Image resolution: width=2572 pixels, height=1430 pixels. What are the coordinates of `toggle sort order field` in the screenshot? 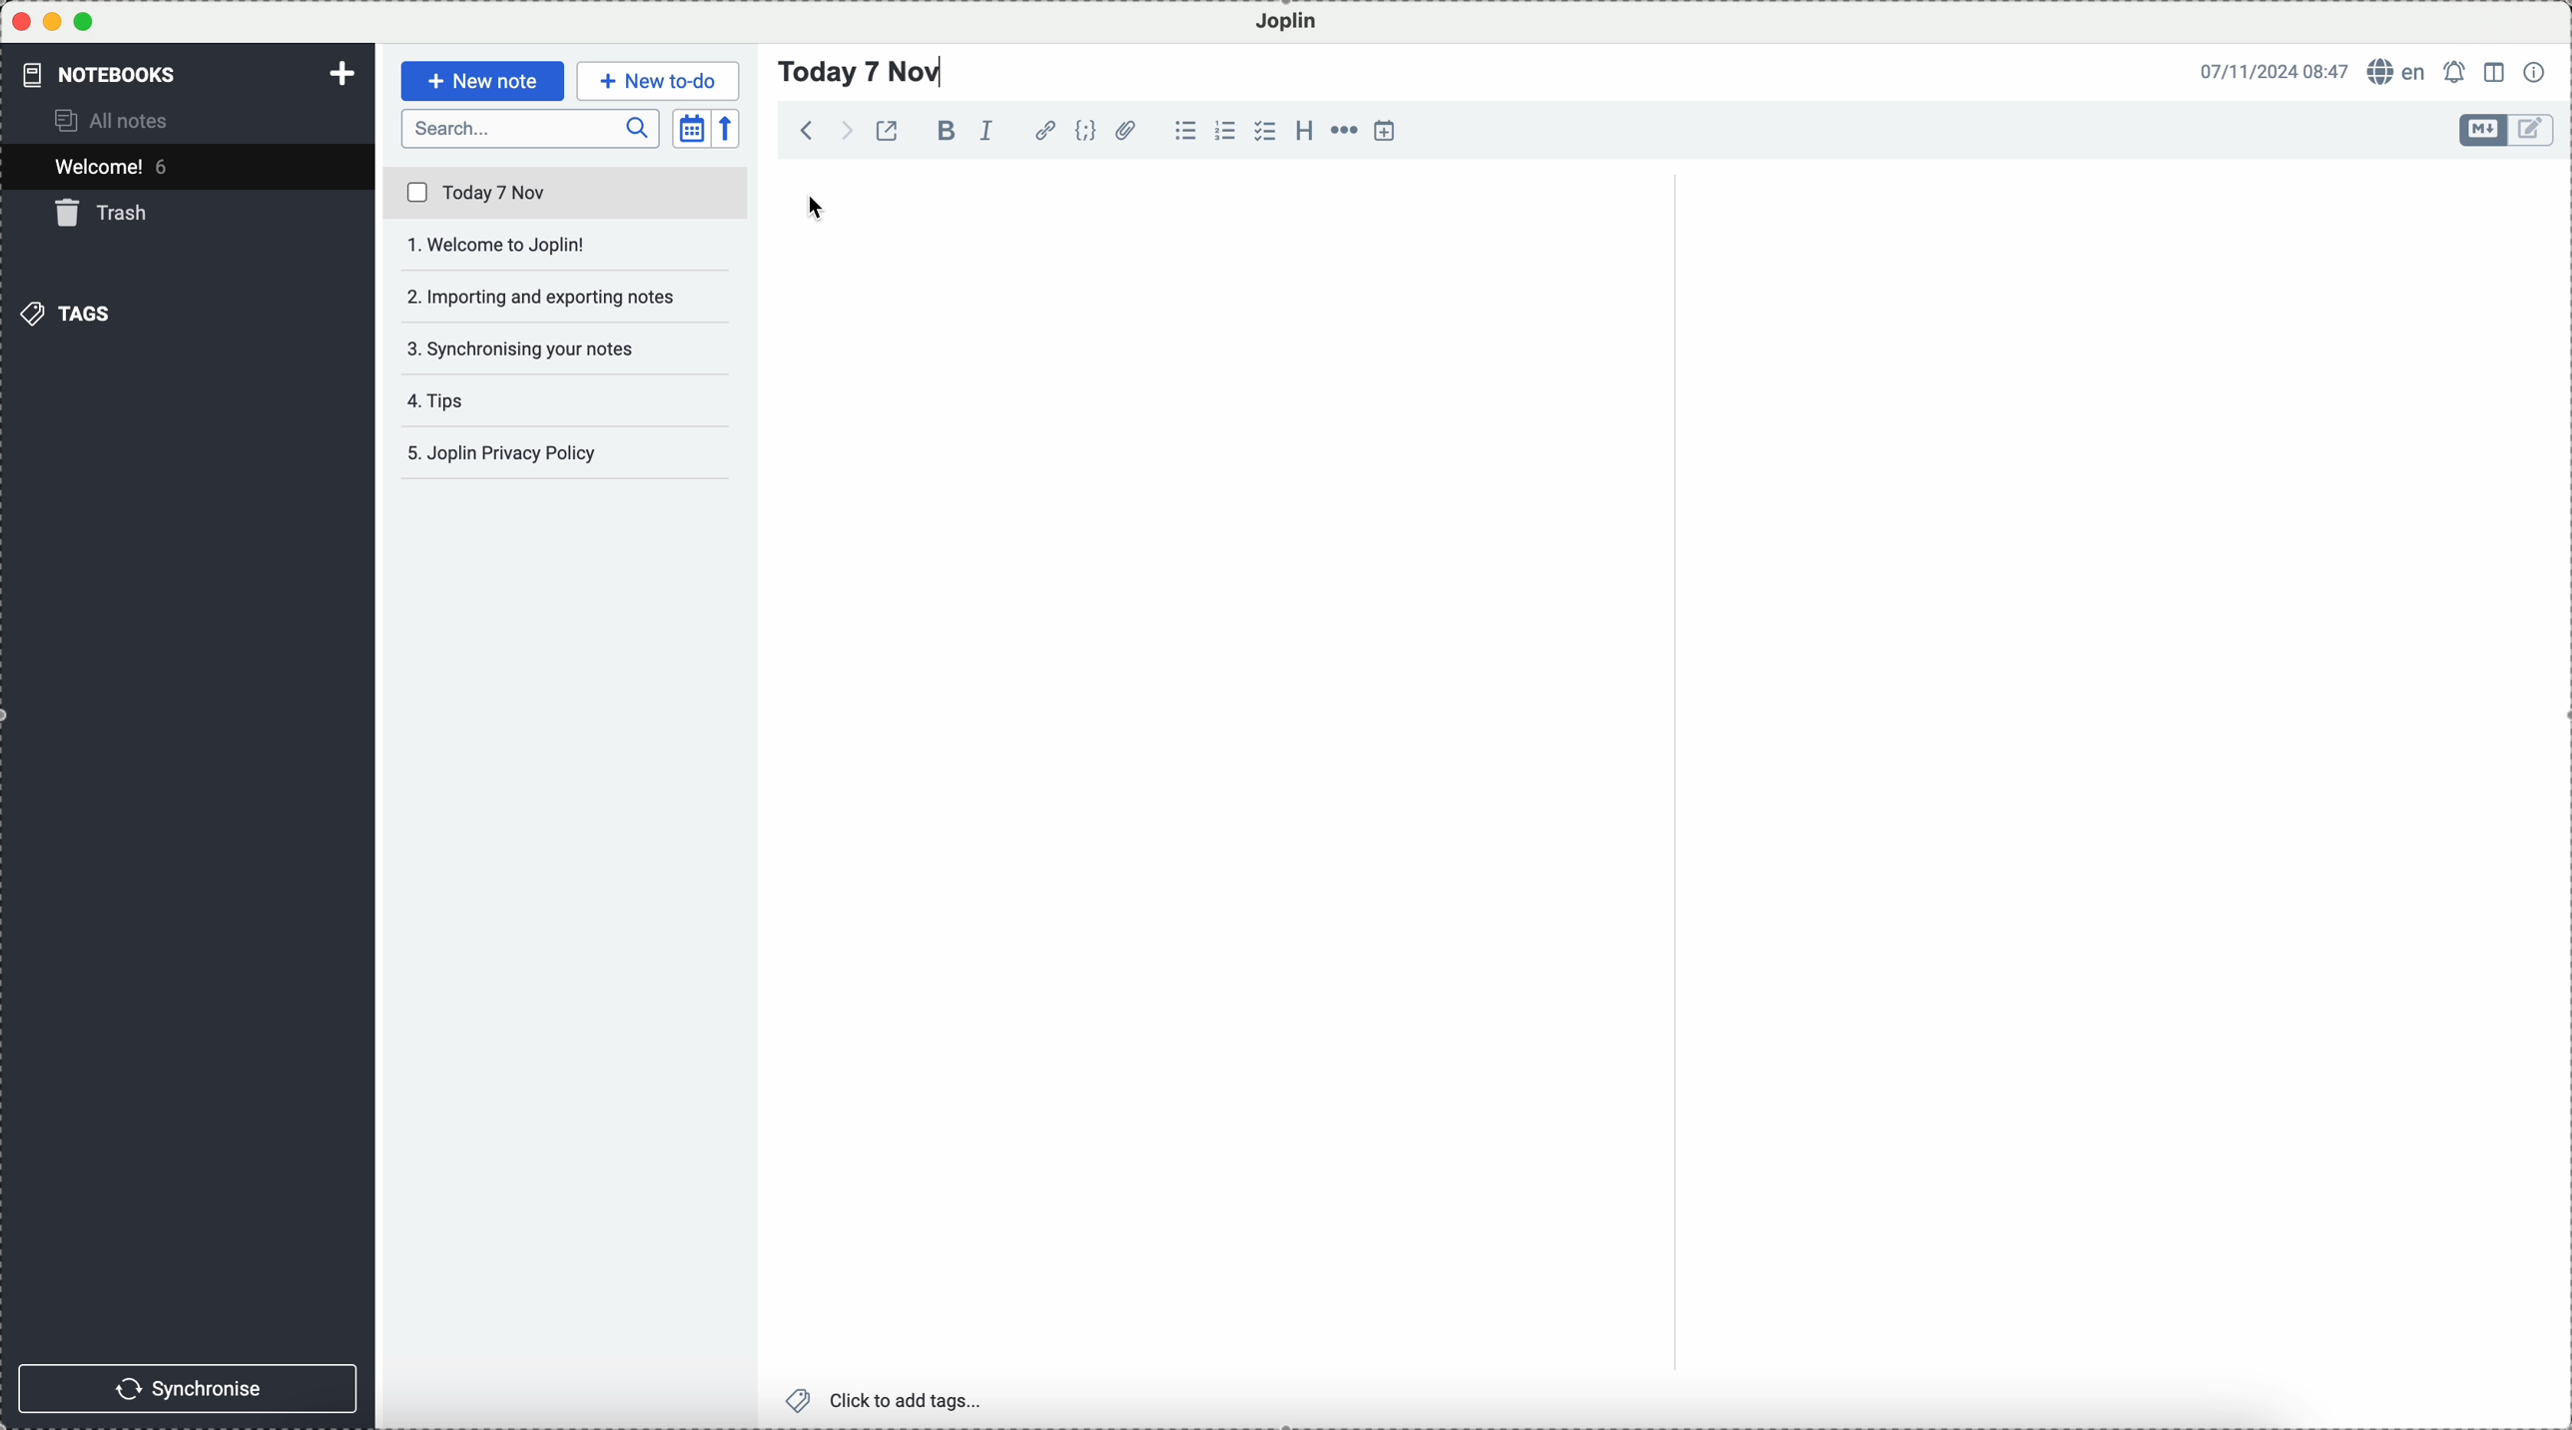 It's located at (692, 129).